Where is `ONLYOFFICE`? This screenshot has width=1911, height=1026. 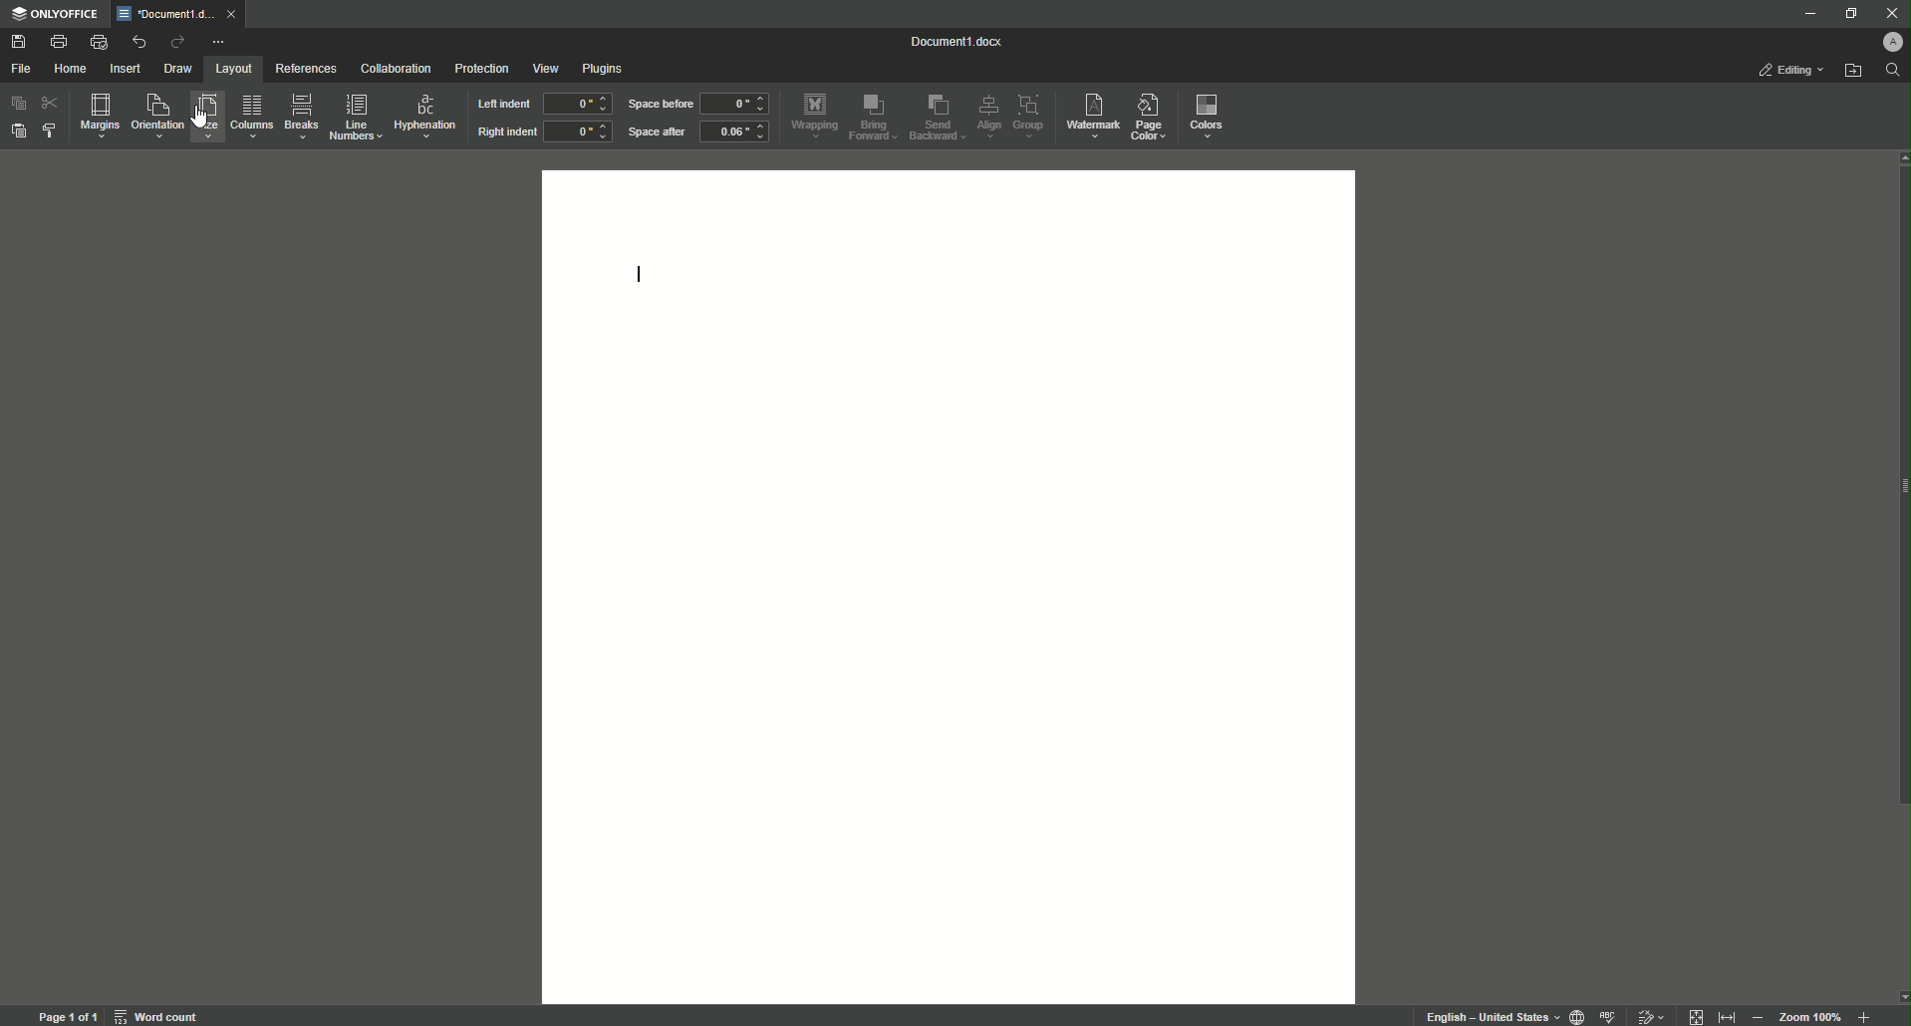 ONLYOFFICE is located at coordinates (57, 13).